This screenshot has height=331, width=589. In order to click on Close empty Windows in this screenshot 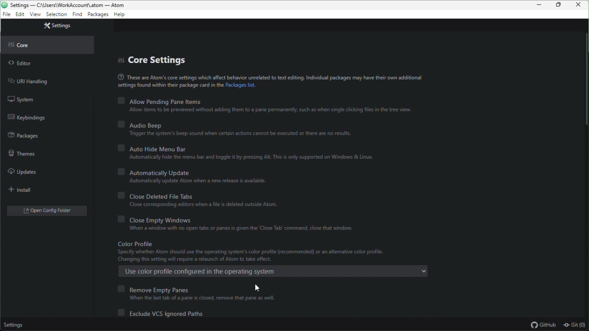, I will do `click(236, 225)`.